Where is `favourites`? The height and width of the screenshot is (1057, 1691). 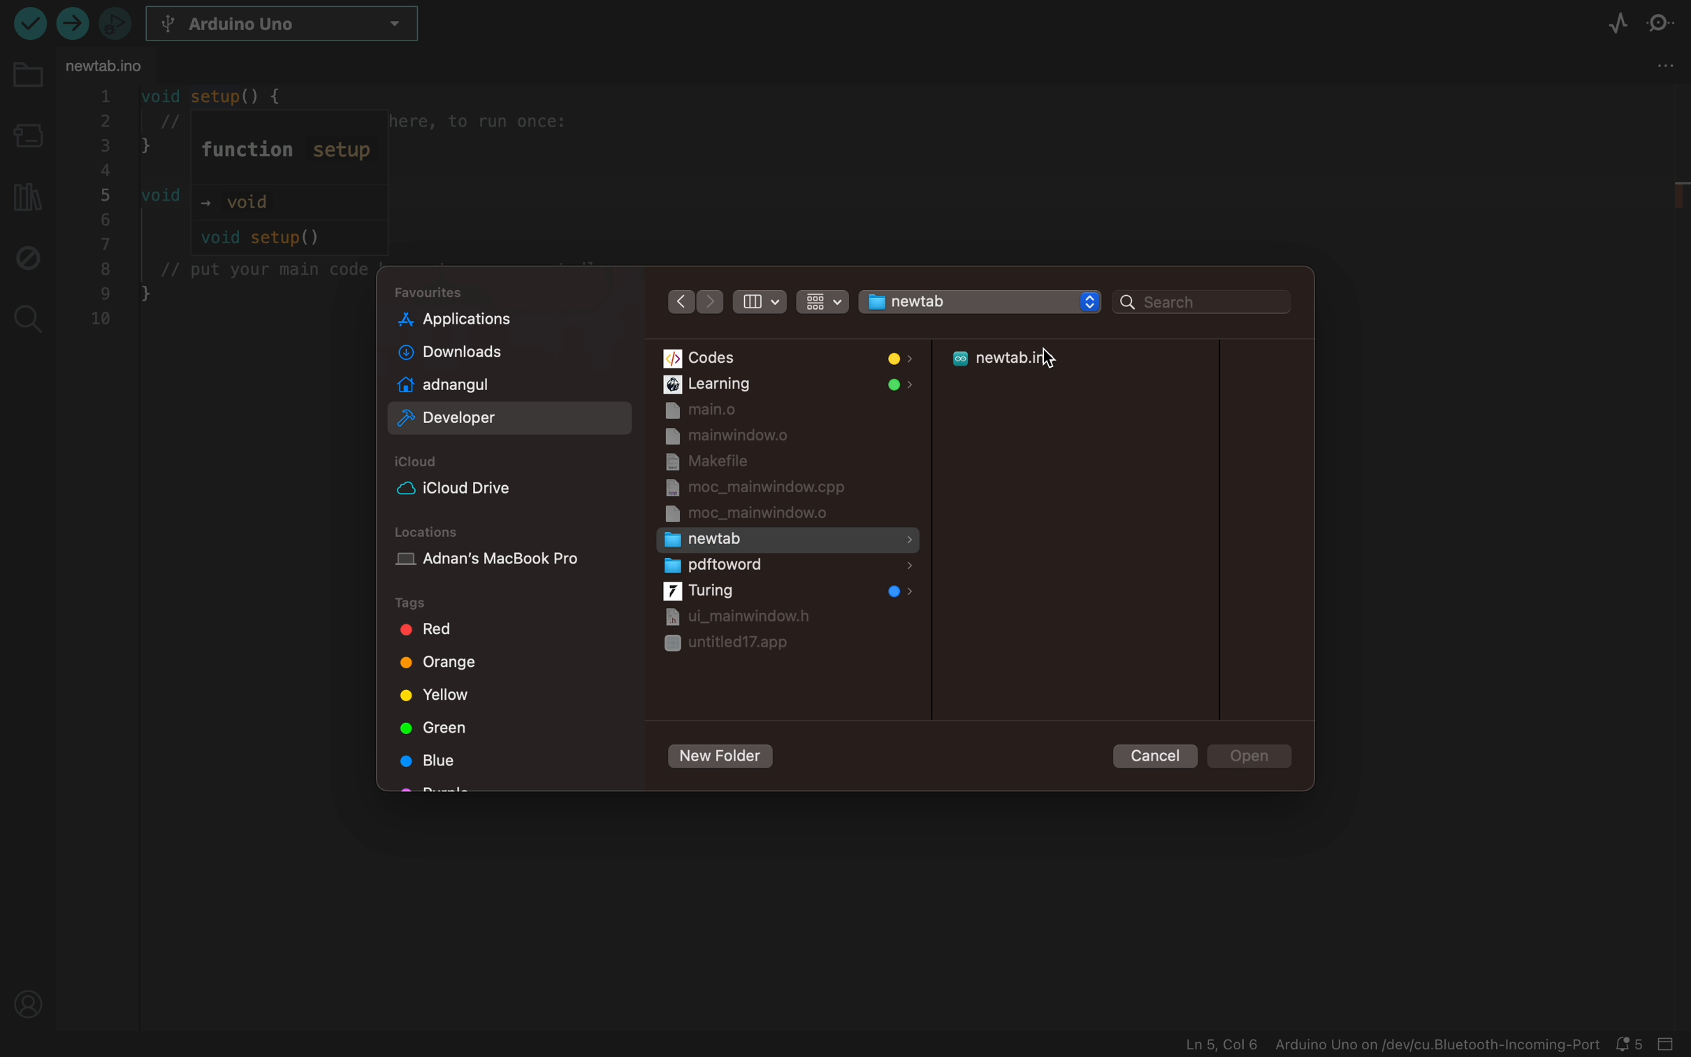
favourites is located at coordinates (434, 292).